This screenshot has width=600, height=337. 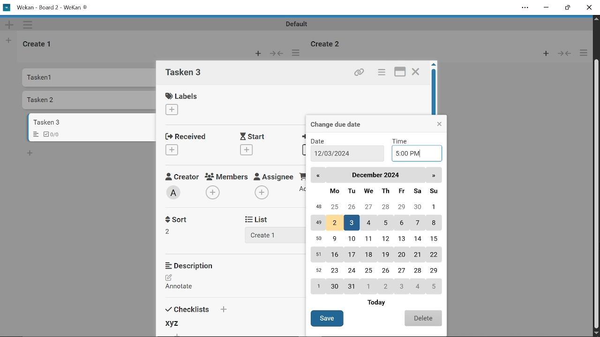 I want to click on Add label, so click(x=176, y=110).